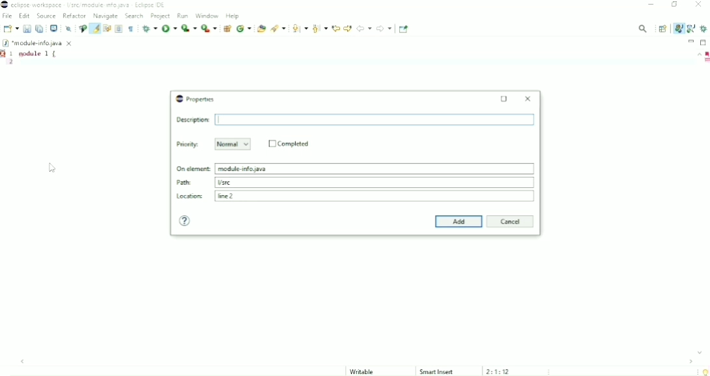 This screenshot has width=710, height=376. I want to click on Writable, so click(367, 371).